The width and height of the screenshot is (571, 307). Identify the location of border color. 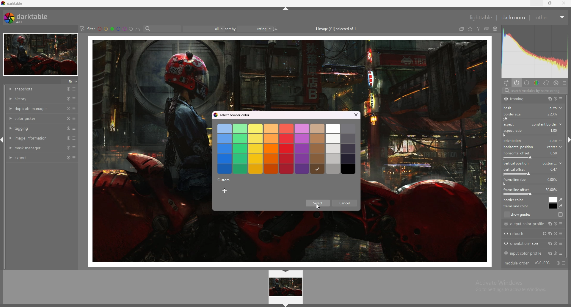
(553, 200).